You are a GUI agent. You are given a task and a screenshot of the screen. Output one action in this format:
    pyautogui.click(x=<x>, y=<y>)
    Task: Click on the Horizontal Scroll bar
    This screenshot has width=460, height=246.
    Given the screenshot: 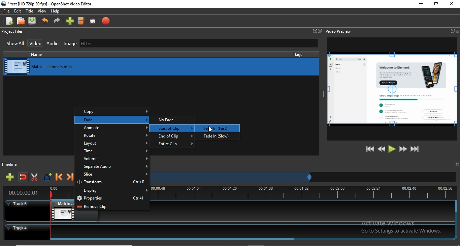 What is the action you would take?
    pyautogui.click(x=175, y=240)
    